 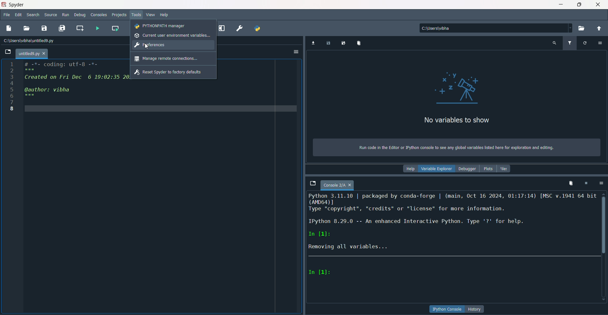 I want to click on edit, so click(x=18, y=15).